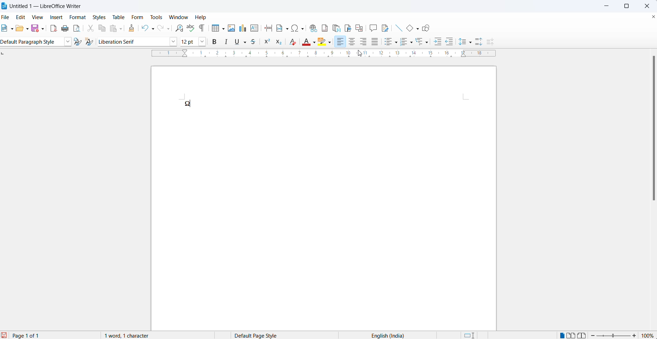 The image size is (657, 339). What do you see at coordinates (267, 42) in the screenshot?
I see `superscript` at bounding box center [267, 42].